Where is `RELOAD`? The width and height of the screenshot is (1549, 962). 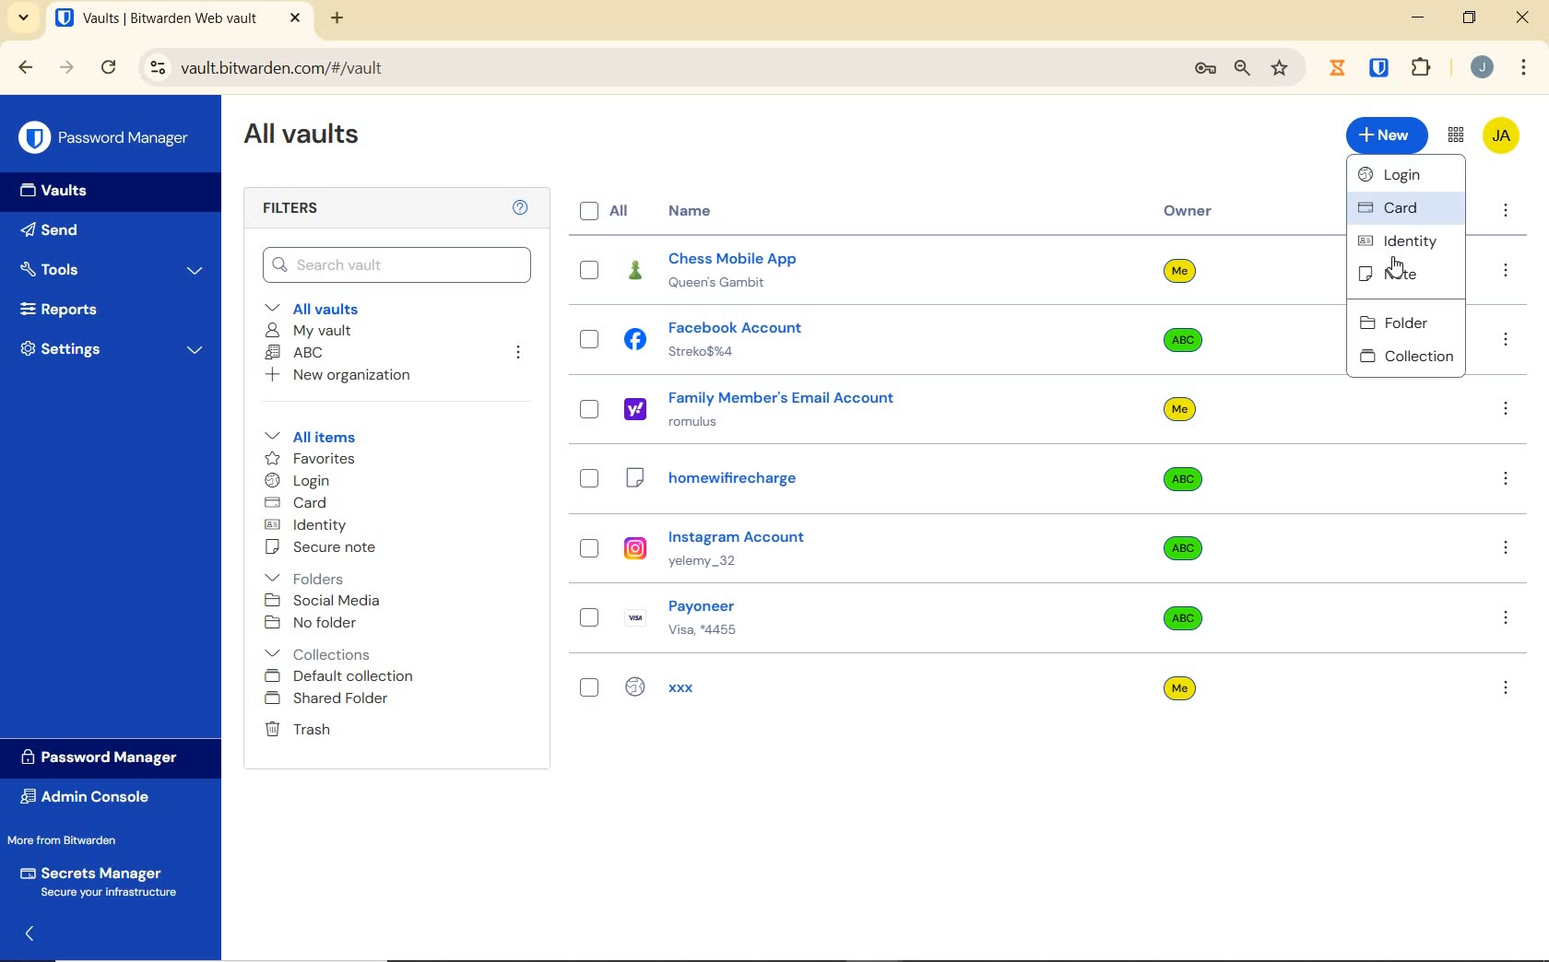 RELOAD is located at coordinates (110, 68).